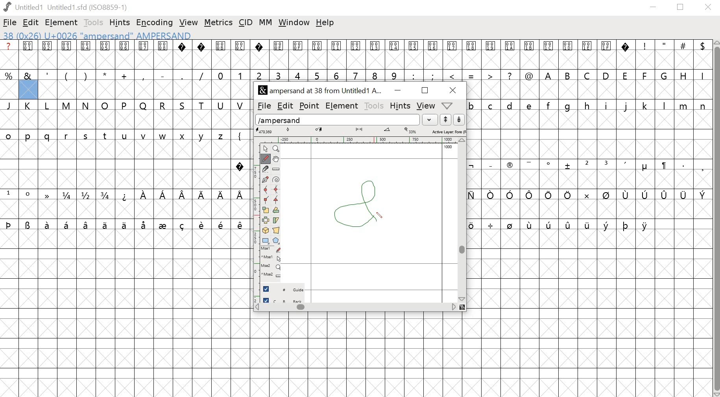  What do you see at coordinates (338, 119) in the screenshot?
I see `/ampersand` at bounding box center [338, 119].